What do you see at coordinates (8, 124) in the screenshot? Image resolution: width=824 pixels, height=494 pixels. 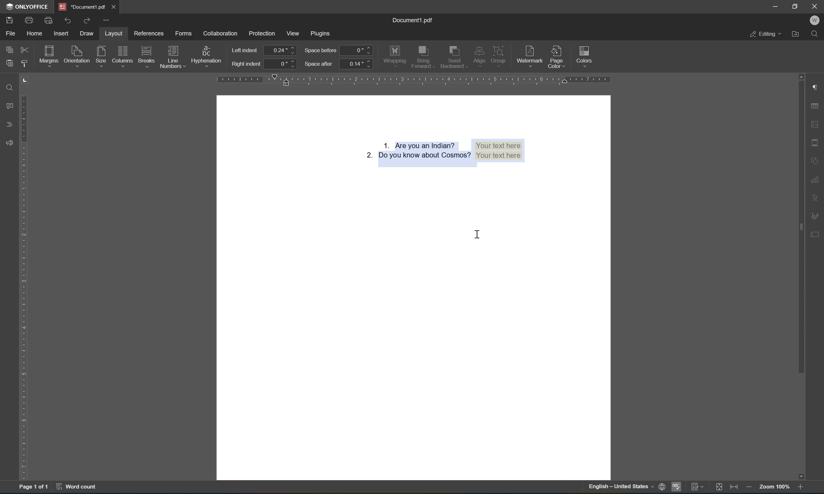 I see `headings` at bounding box center [8, 124].